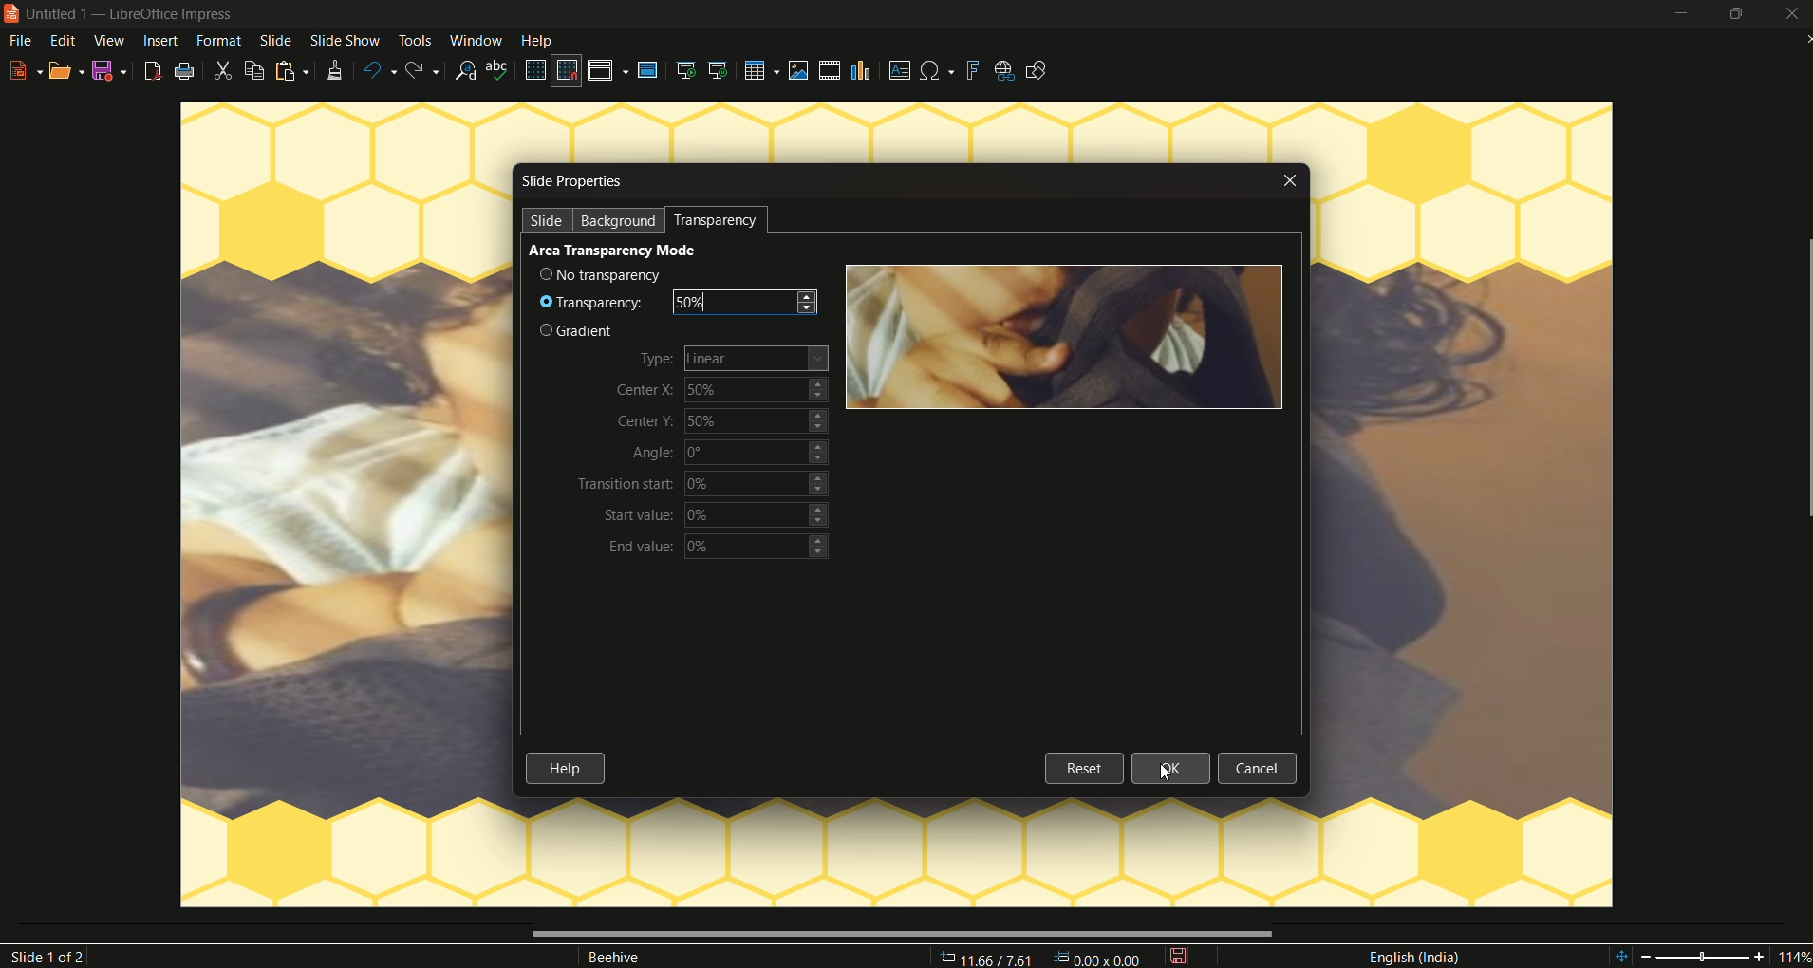 The width and height of the screenshot is (1813, 968). I want to click on display grid, so click(535, 70).